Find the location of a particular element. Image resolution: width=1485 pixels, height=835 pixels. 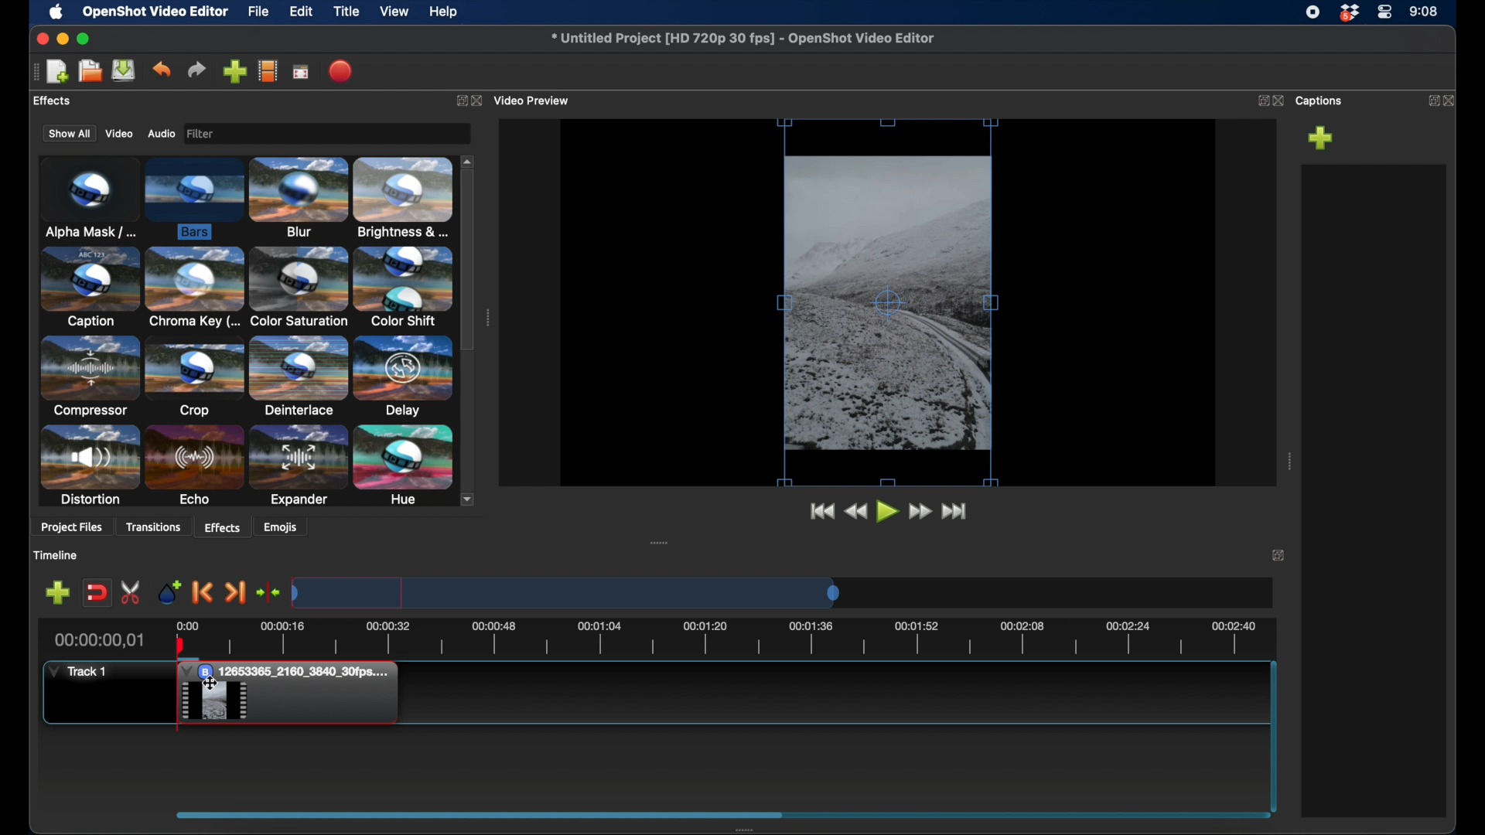

expand is located at coordinates (459, 100).